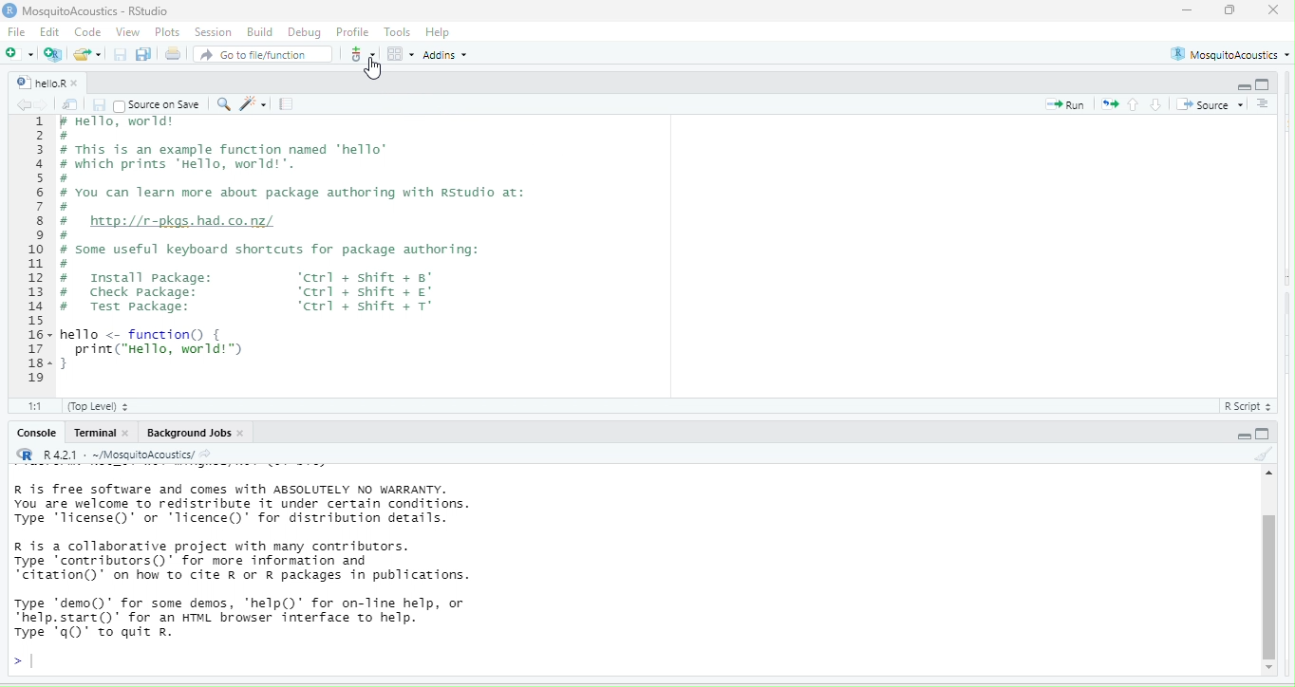  What do you see at coordinates (400, 53) in the screenshot?
I see `option` at bounding box center [400, 53].